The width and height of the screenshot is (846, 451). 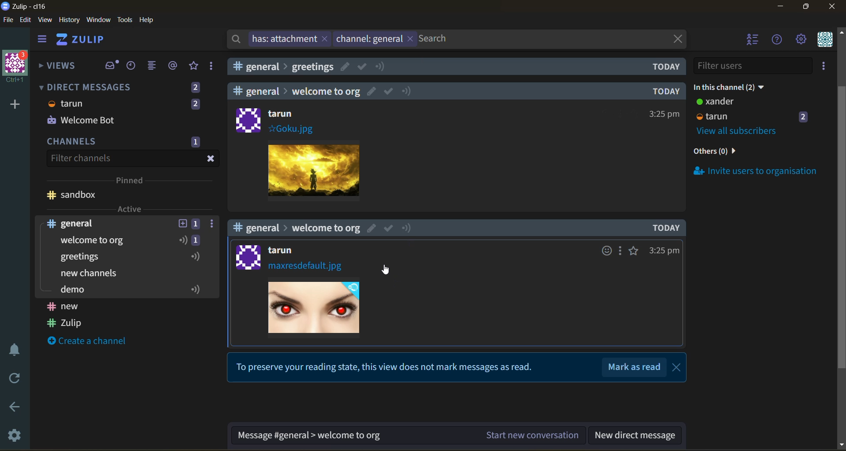 I want to click on help, so click(x=147, y=20).